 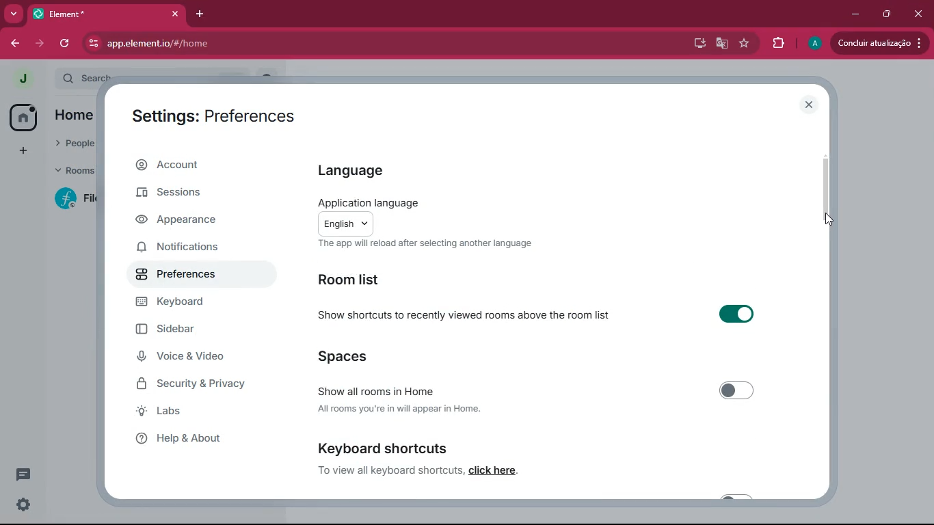 What do you see at coordinates (189, 245) in the screenshot?
I see `notifications` at bounding box center [189, 245].